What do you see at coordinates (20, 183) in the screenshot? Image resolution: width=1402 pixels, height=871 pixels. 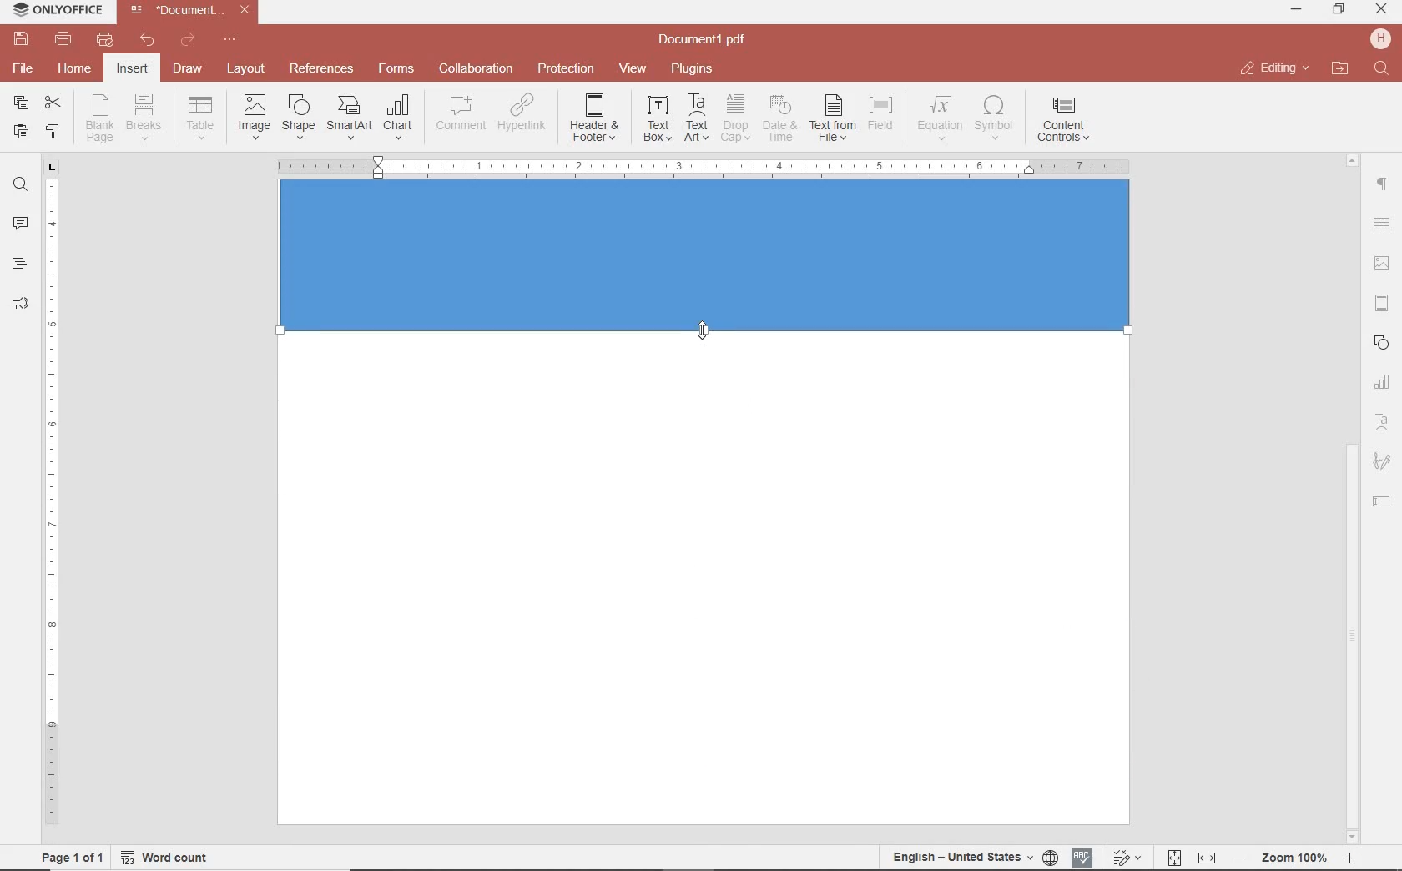 I see `find` at bounding box center [20, 183].